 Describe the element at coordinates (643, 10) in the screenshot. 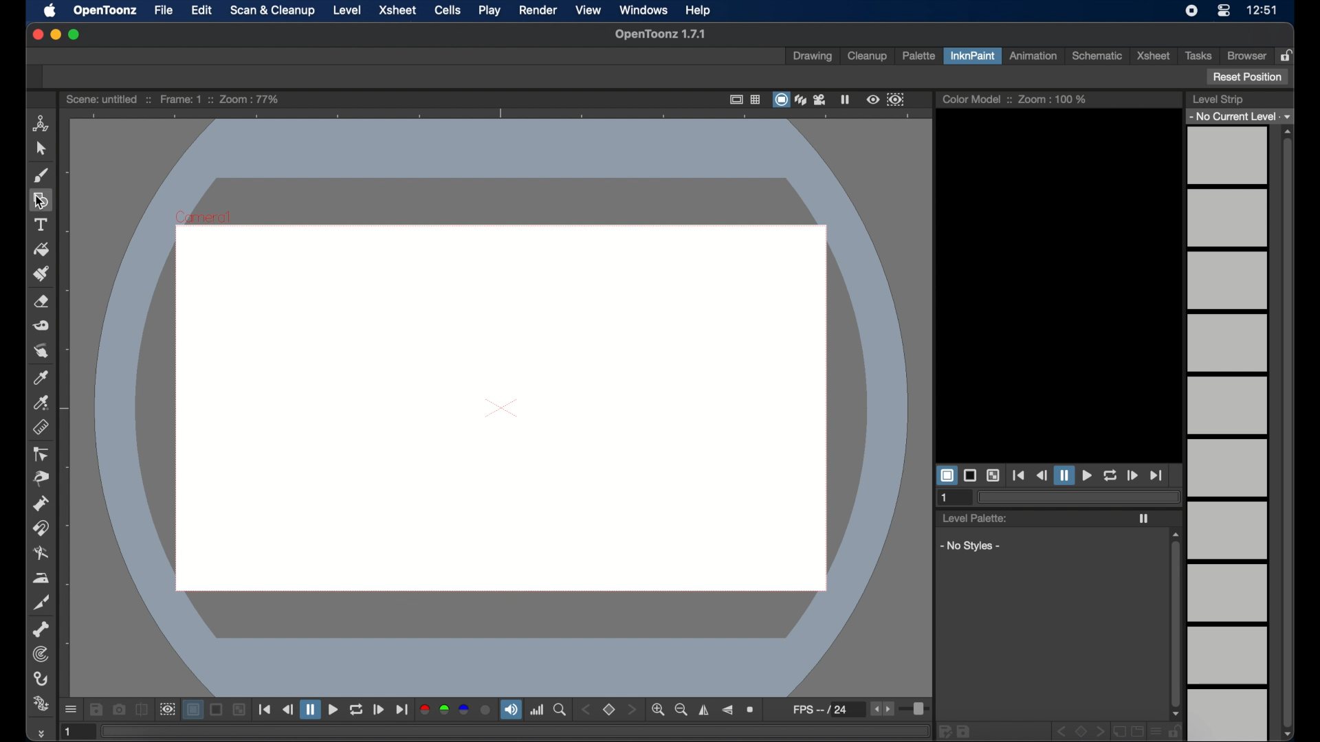

I see `windows` at that location.